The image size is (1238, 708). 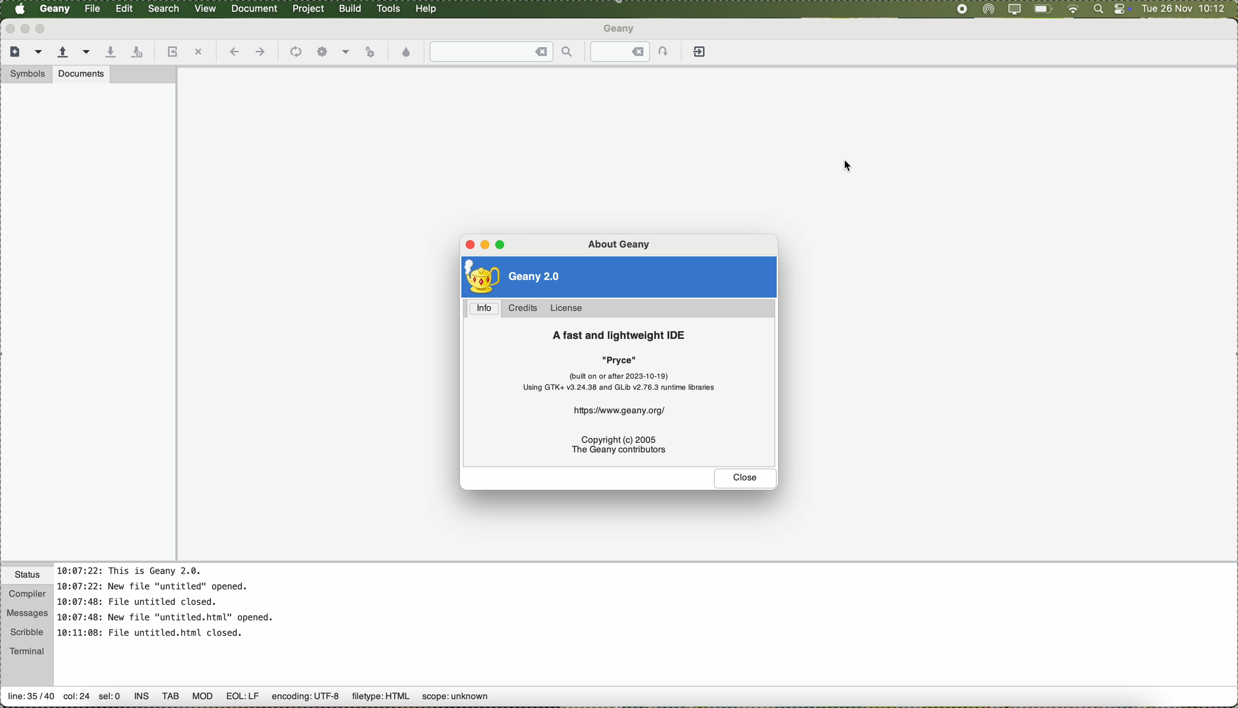 What do you see at coordinates (321, 52) in the screenshot?
I see `settings` at bounding box center [321, 52].